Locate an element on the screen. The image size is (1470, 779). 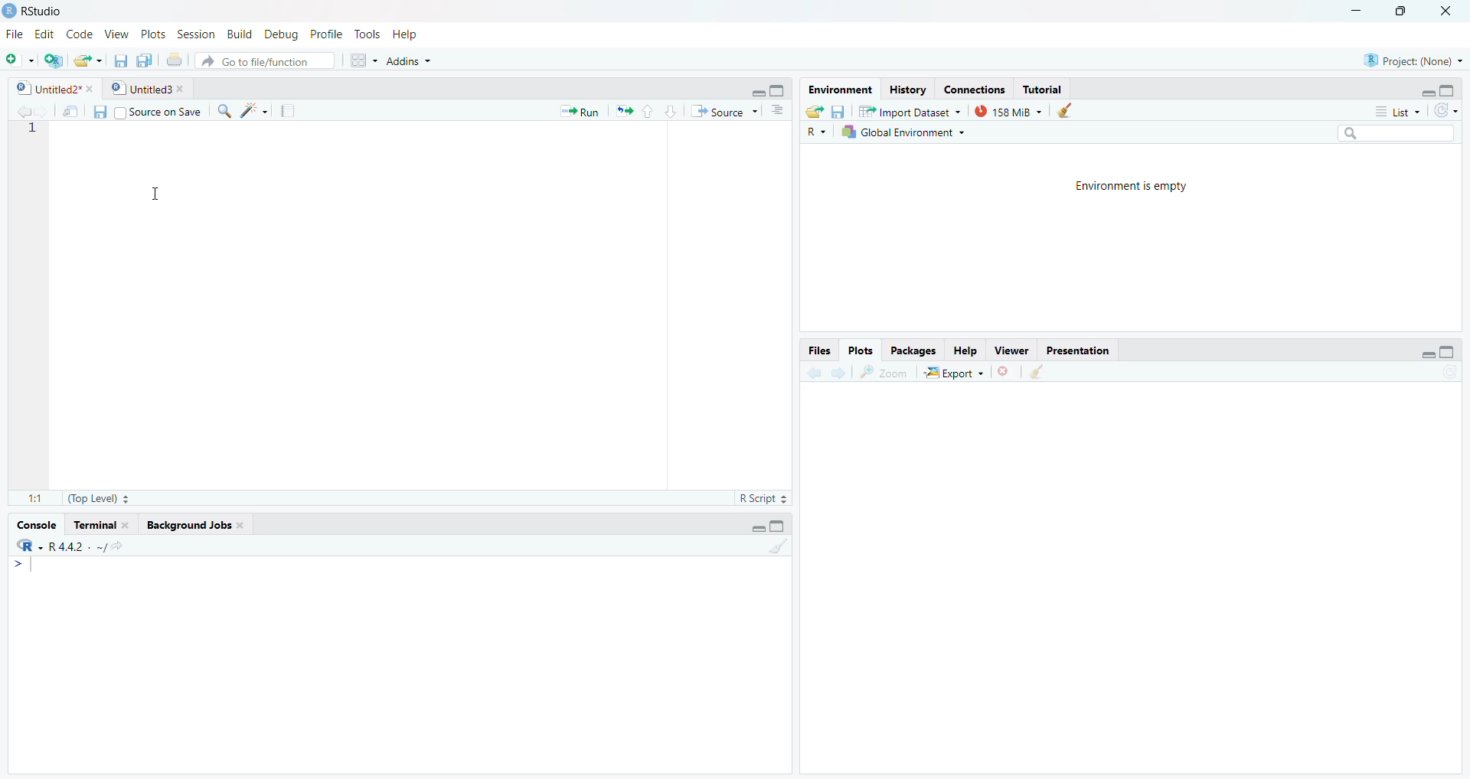
Background Jobs is located at coordinates (204, 523).